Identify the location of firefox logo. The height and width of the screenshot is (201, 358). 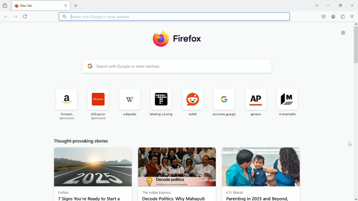
(16, 6).